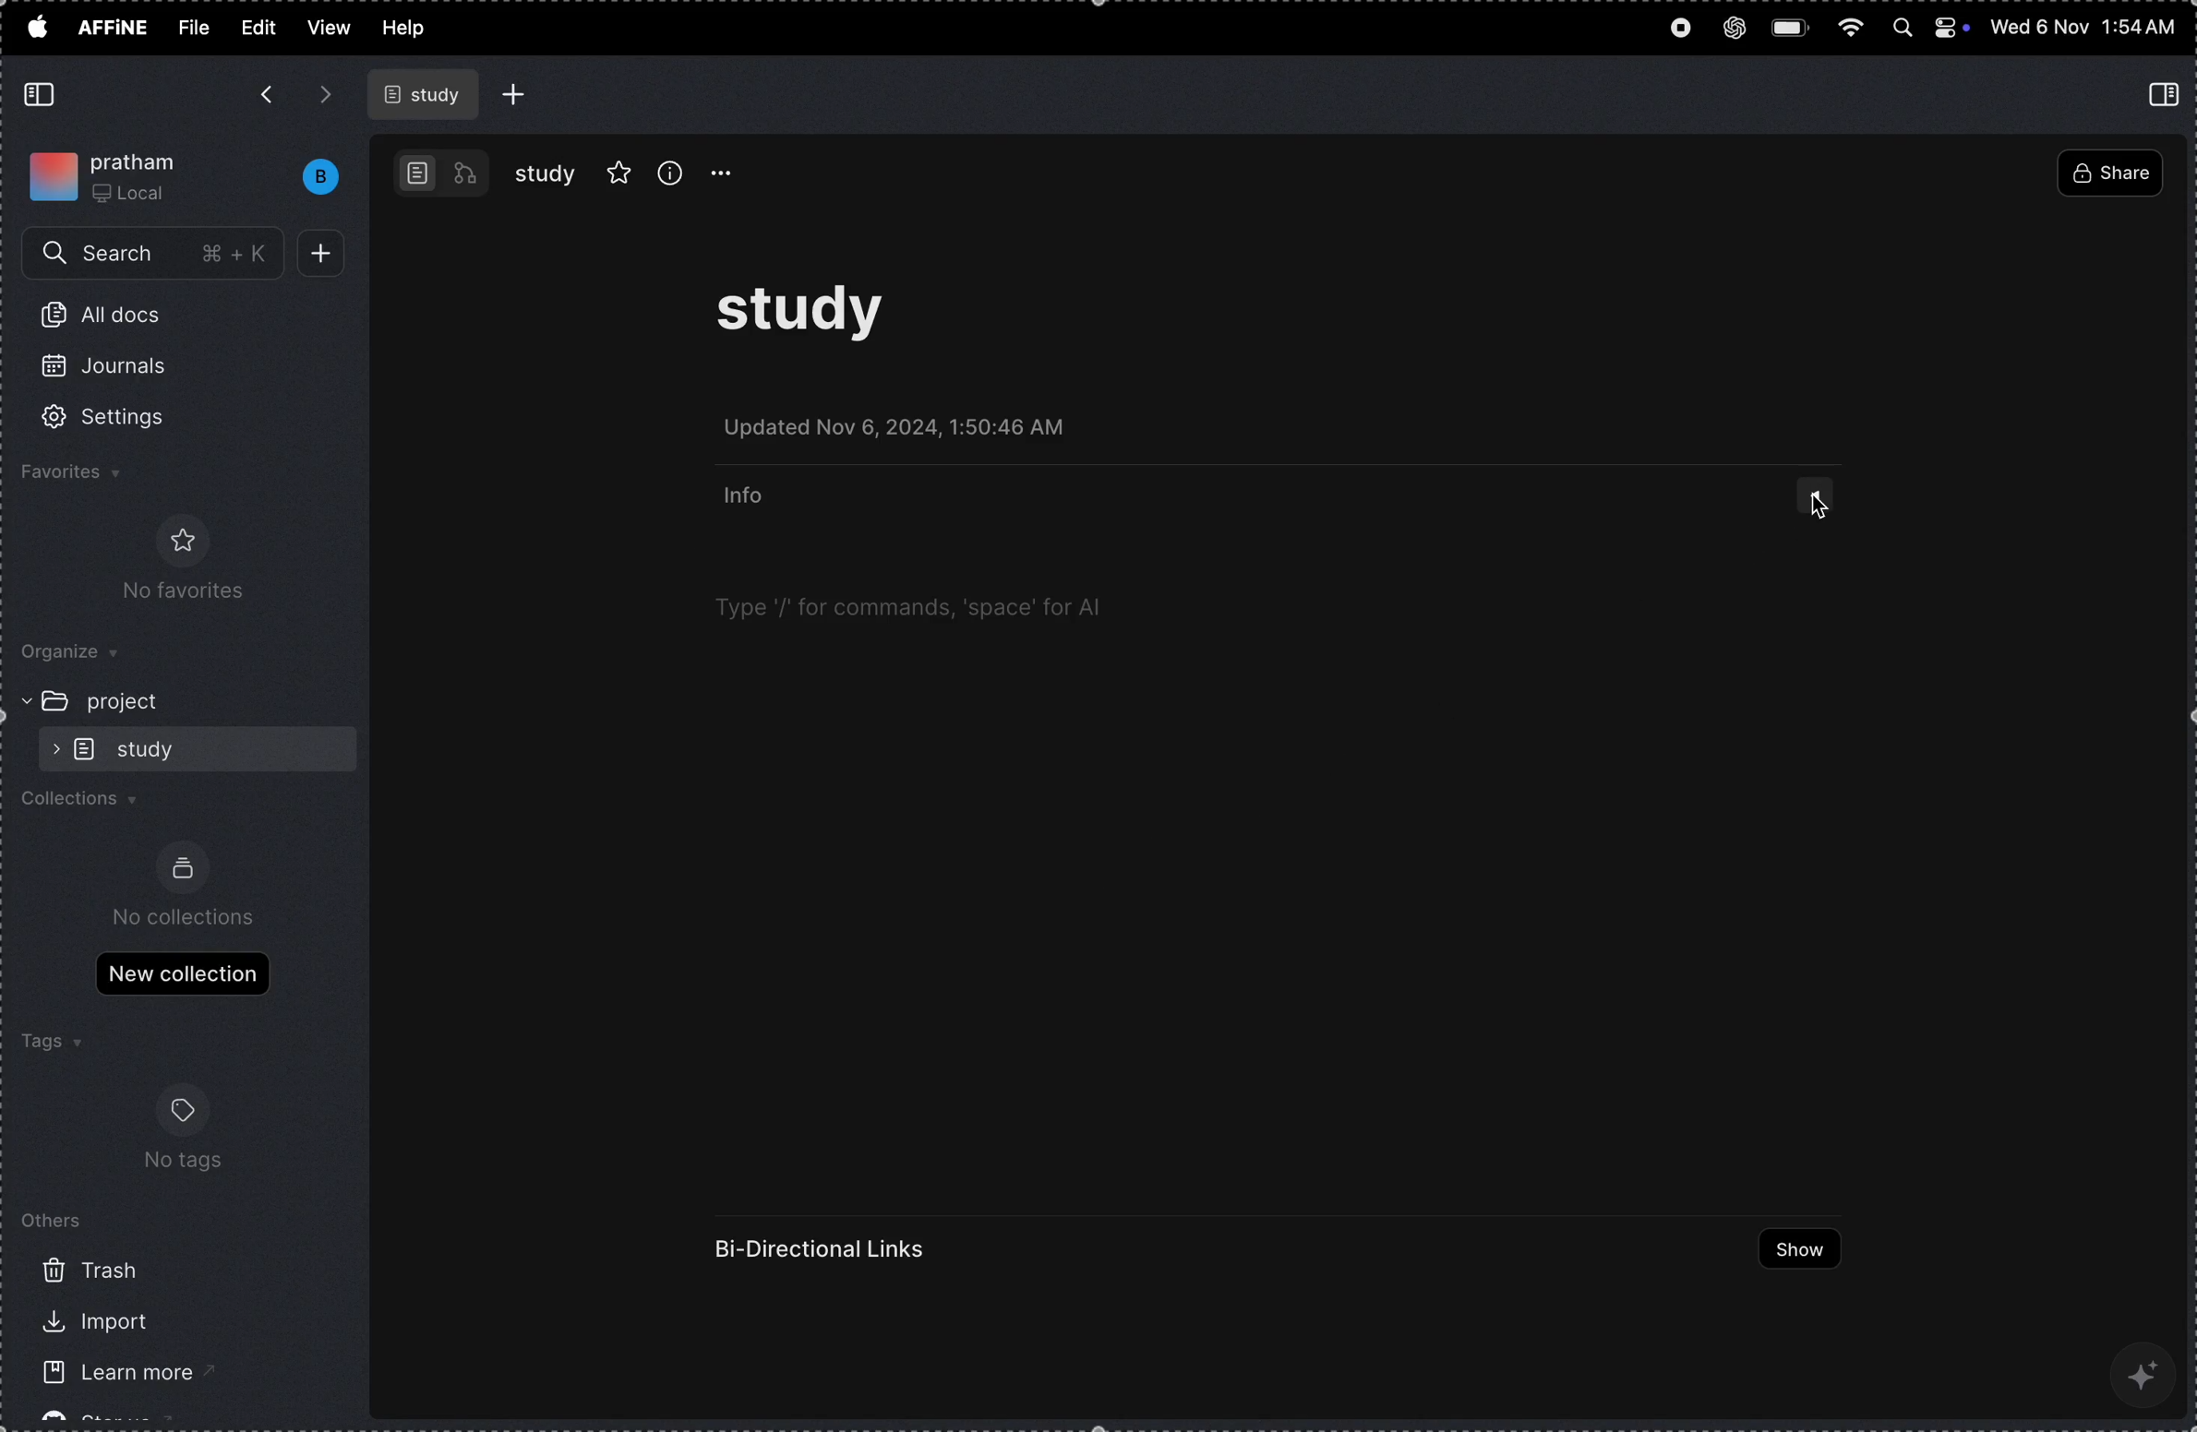  I want to click on apple menu, so click(36, 26).